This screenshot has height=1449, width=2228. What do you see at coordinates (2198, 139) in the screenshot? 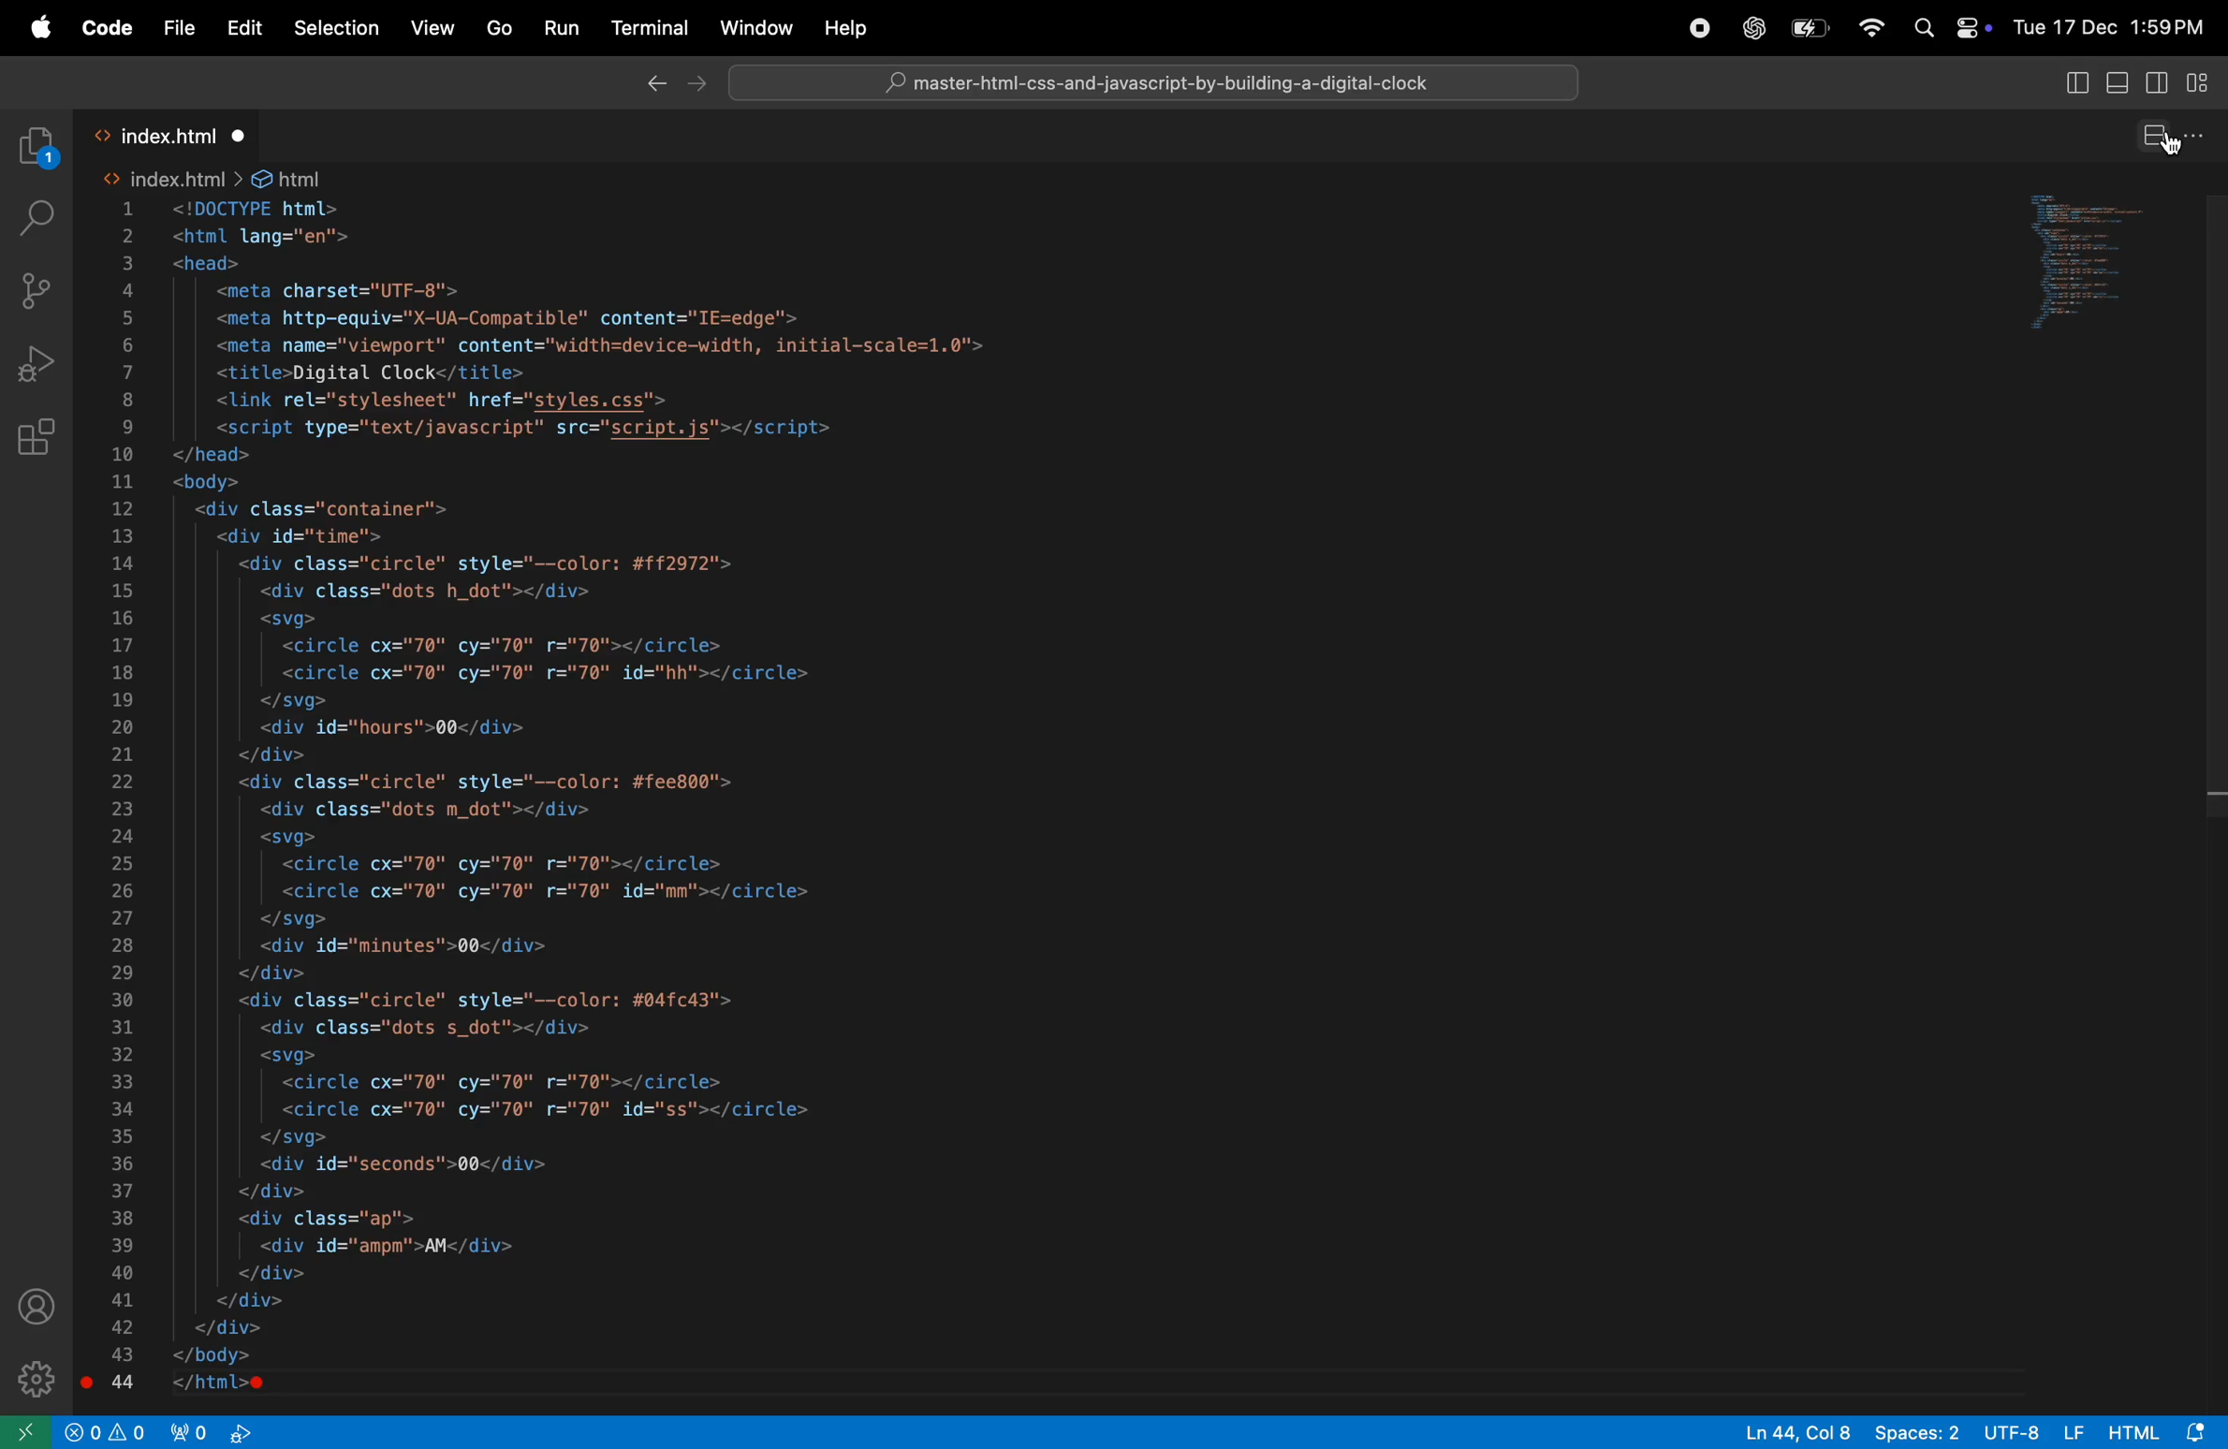
I see `options` at bounding box center [2198, 139].